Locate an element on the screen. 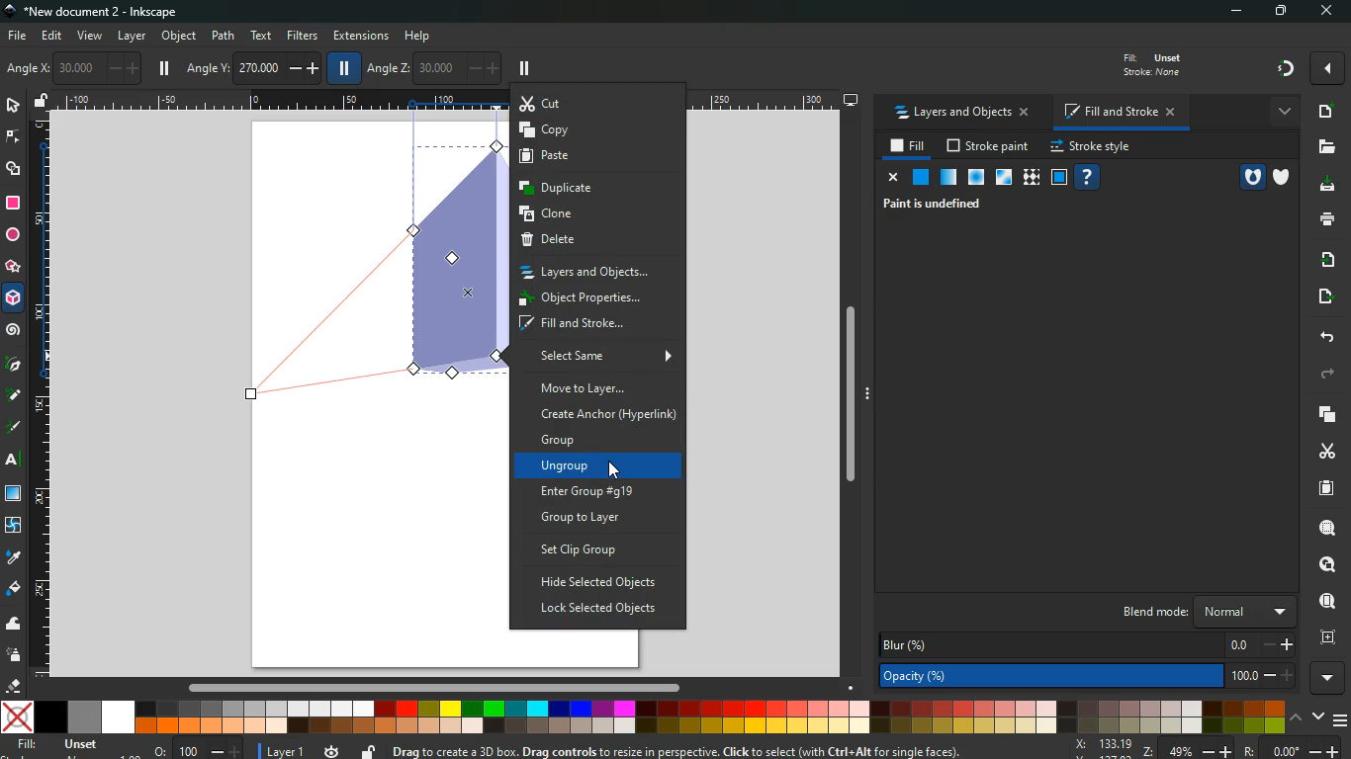 This screenshot has height=759, width=1351. frame is located at coordinates (1059, 178).